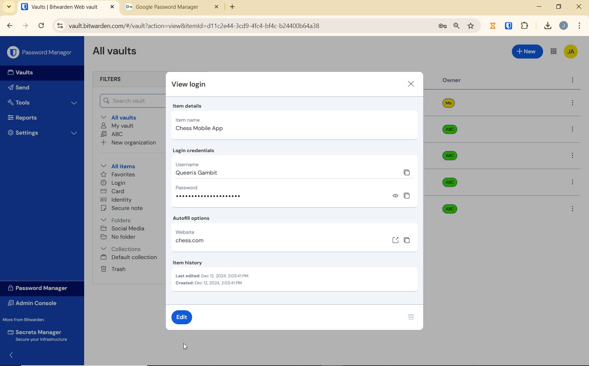  I want to click on close side bar, so click(15, 355).